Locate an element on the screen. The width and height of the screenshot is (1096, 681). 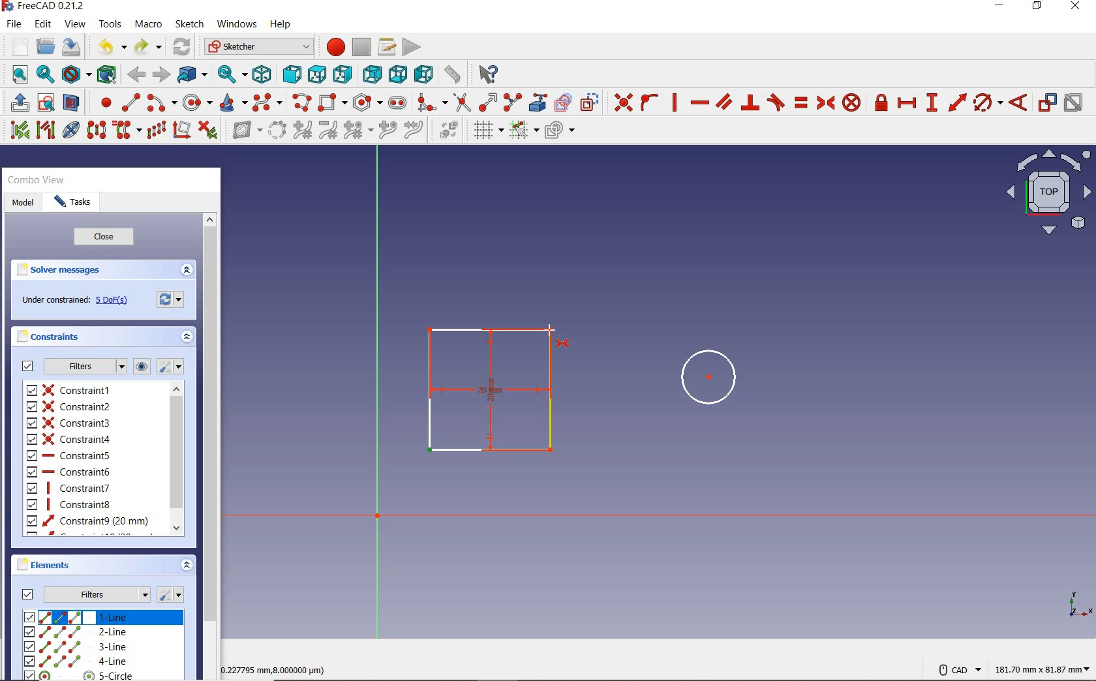
expand is located at coordinates (187, 564).